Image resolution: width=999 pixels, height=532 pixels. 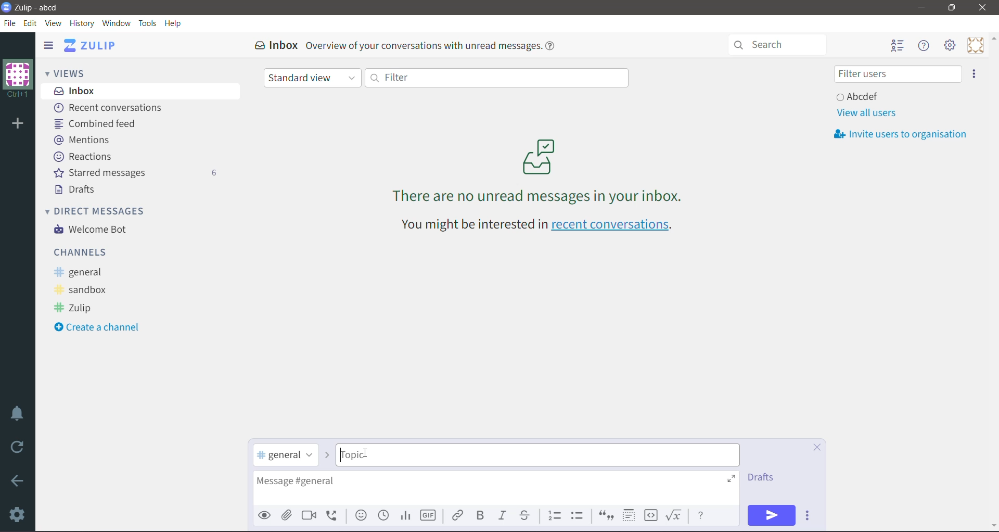 What do you see at coordinates (361, 515) in the screenshot?
I see `Add emoji` at bounding box center [361, 515].